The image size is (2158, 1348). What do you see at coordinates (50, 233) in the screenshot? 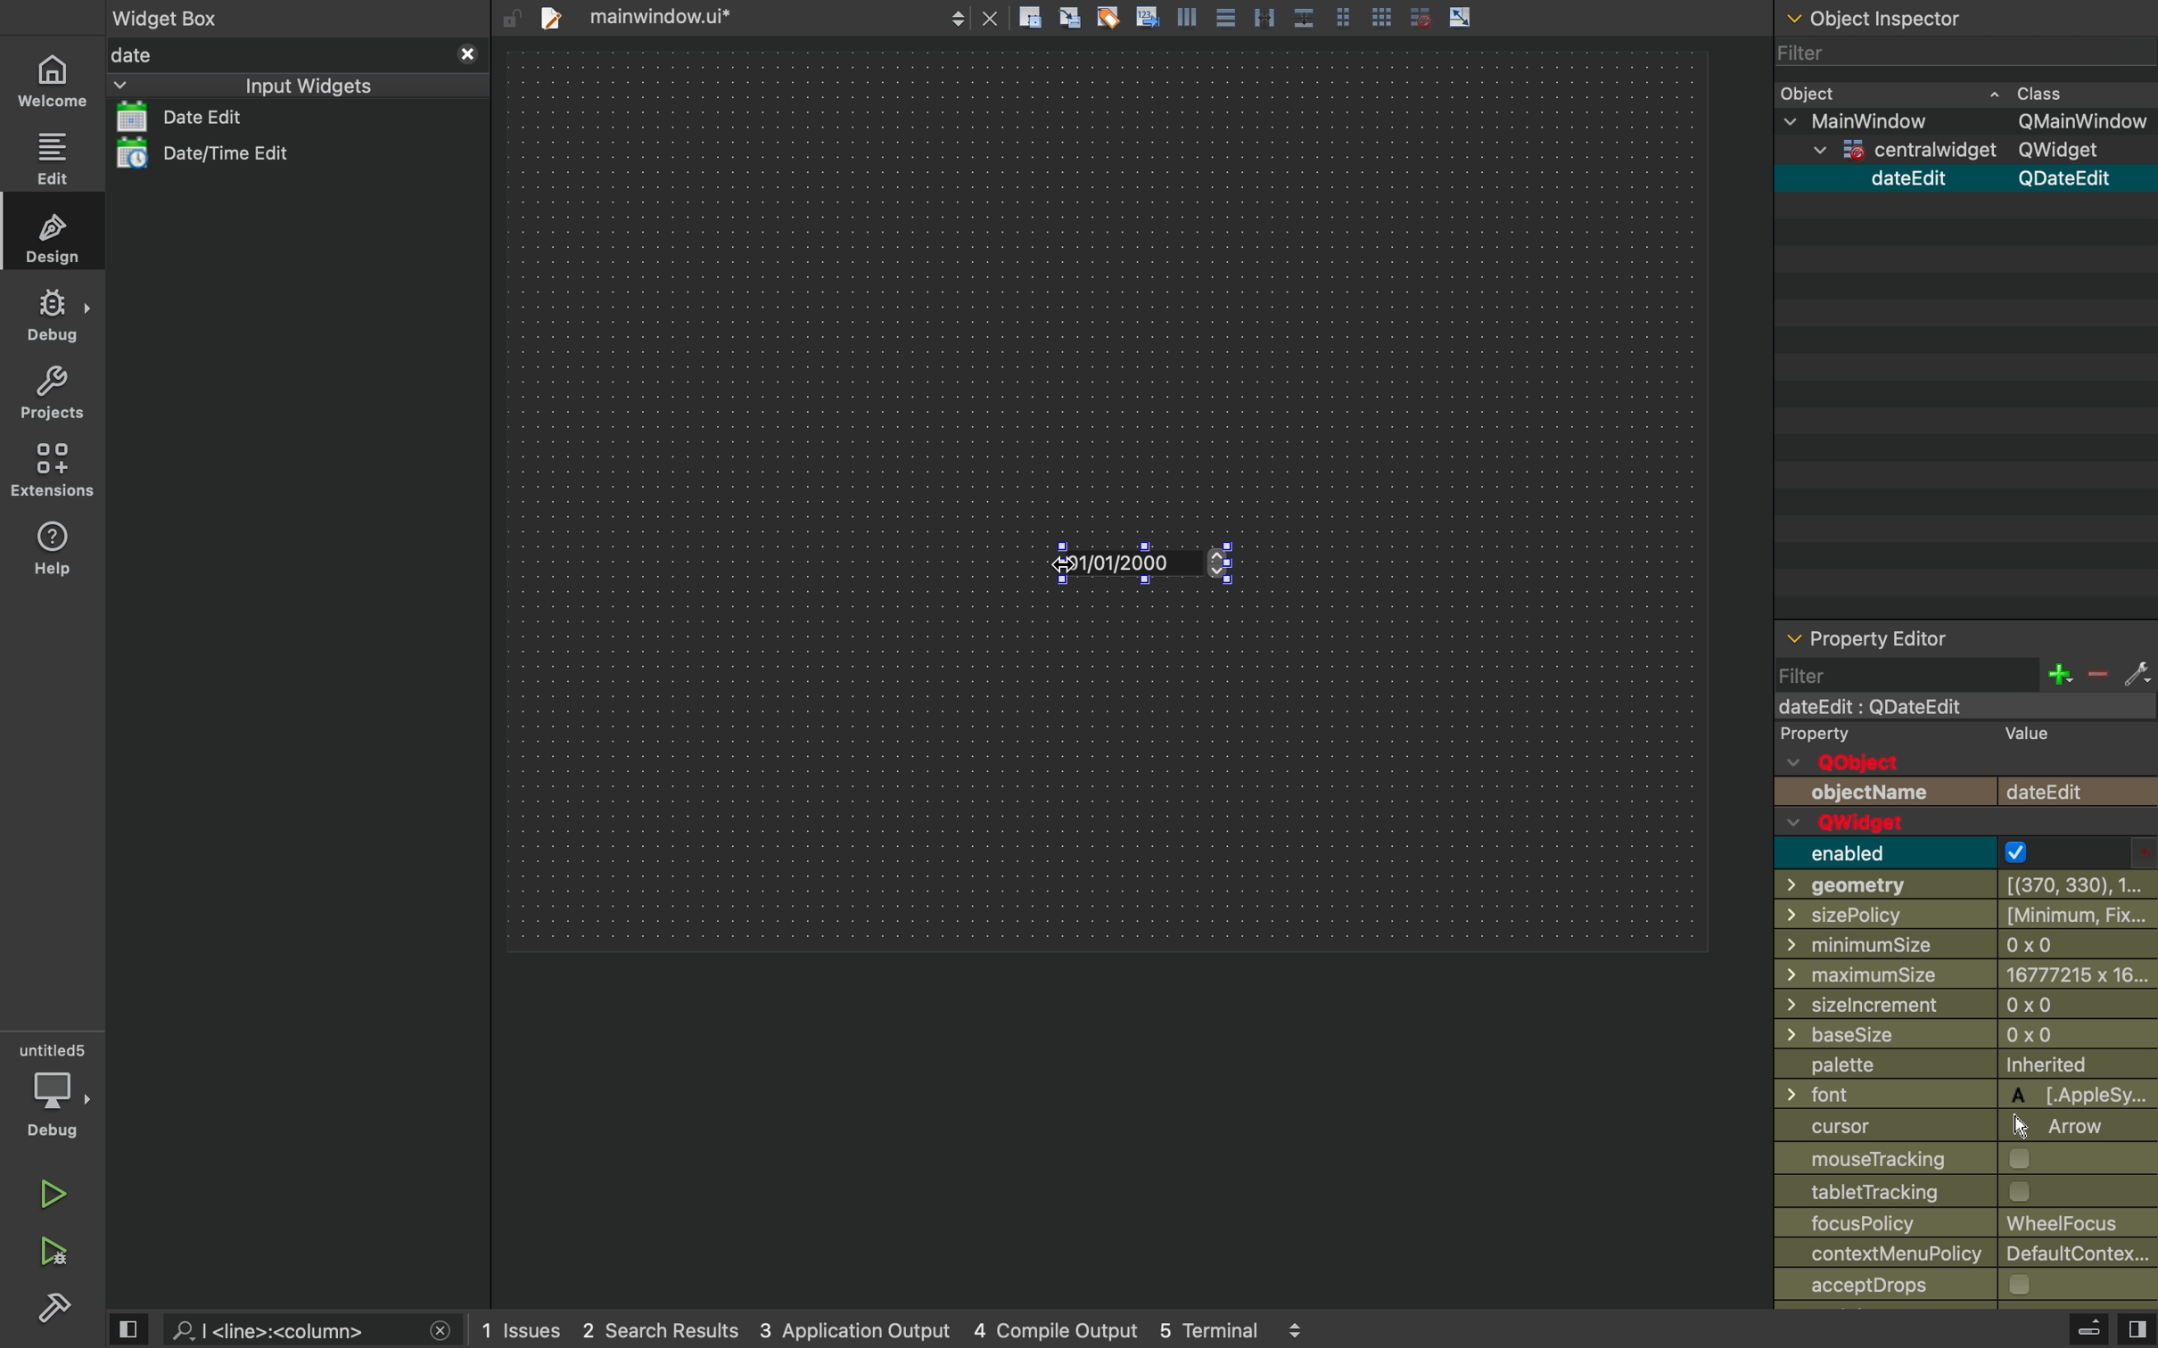
I see `design` at bounding box center [50, 233].